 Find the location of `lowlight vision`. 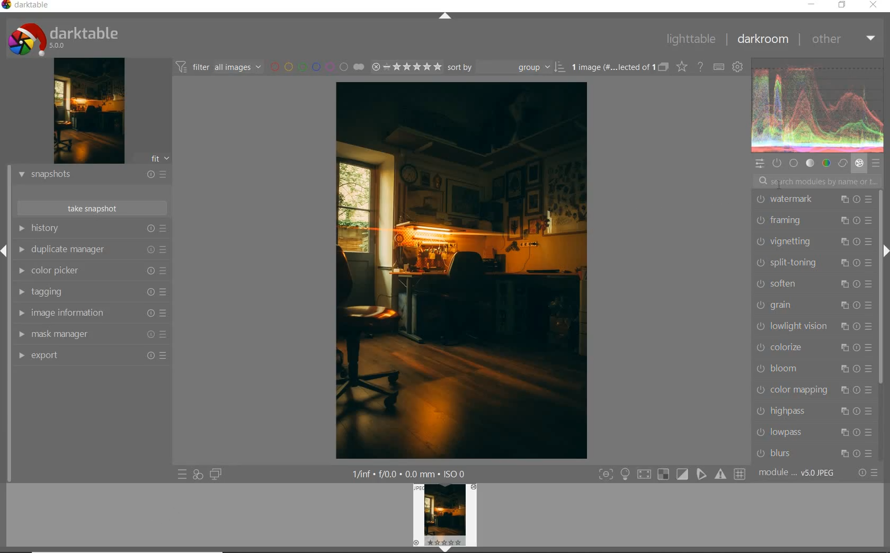

lowlight vision is located at coordinates (814, 326).